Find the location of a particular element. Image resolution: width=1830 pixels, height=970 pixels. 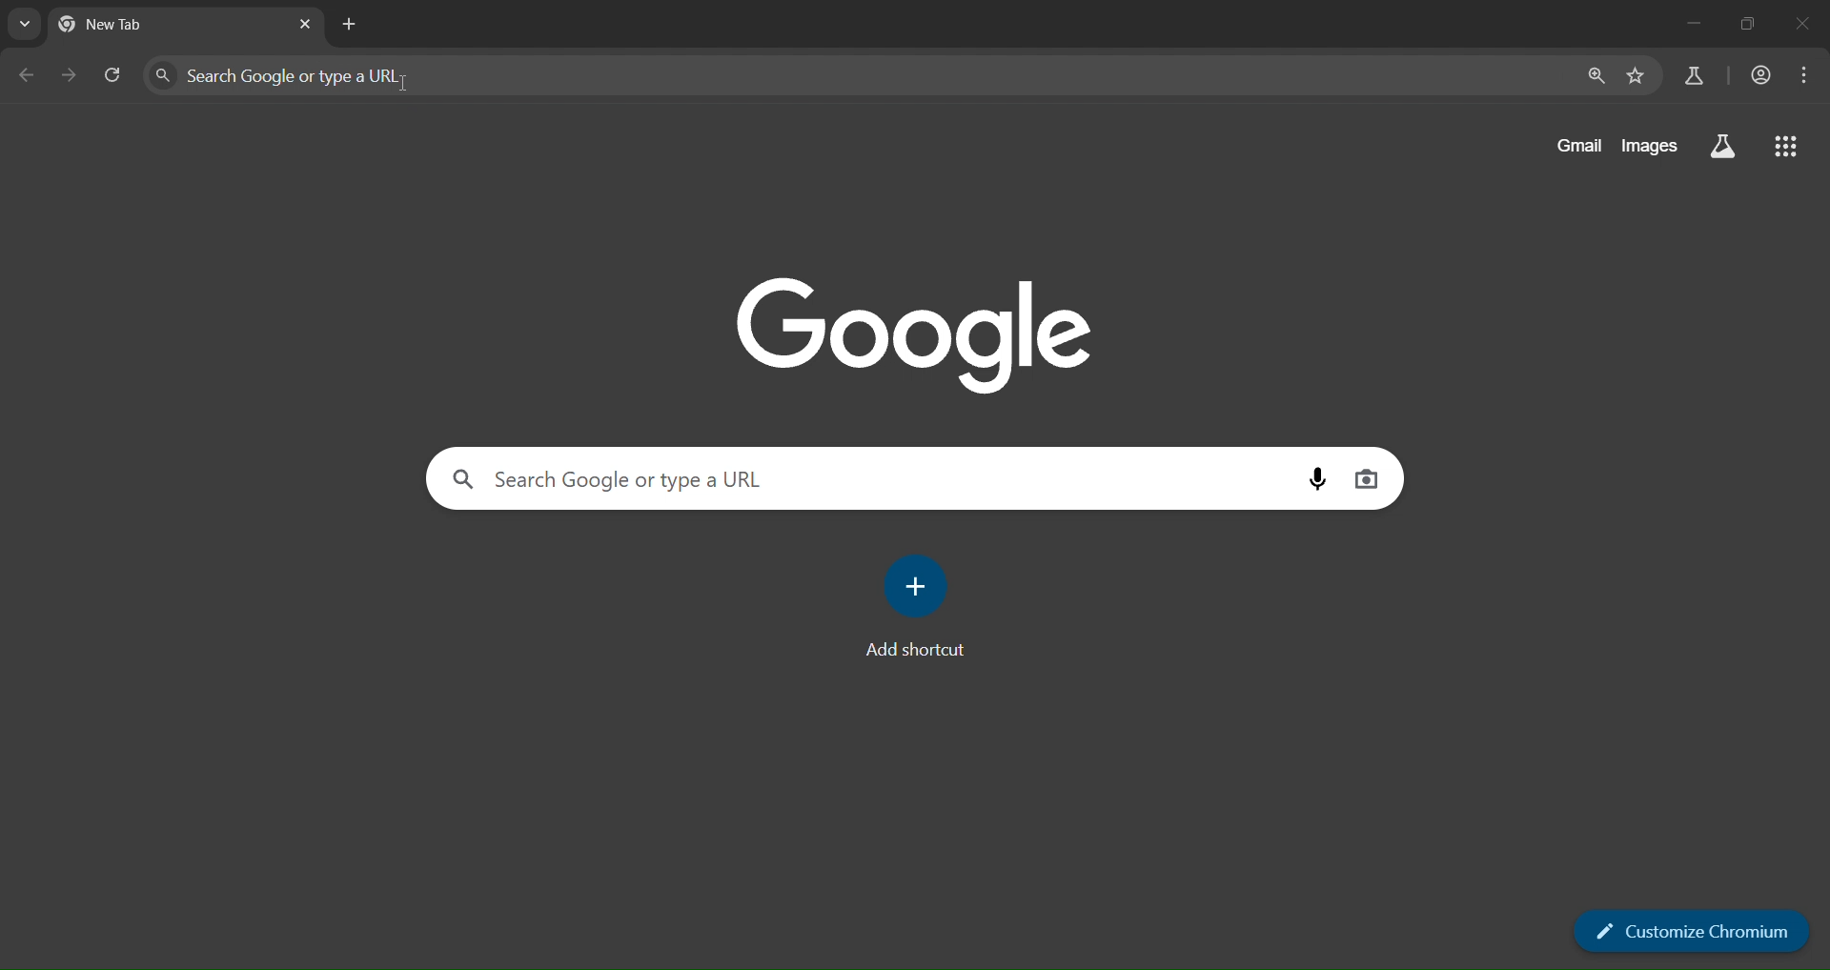

reload pages is located at coordinates (114, 78).